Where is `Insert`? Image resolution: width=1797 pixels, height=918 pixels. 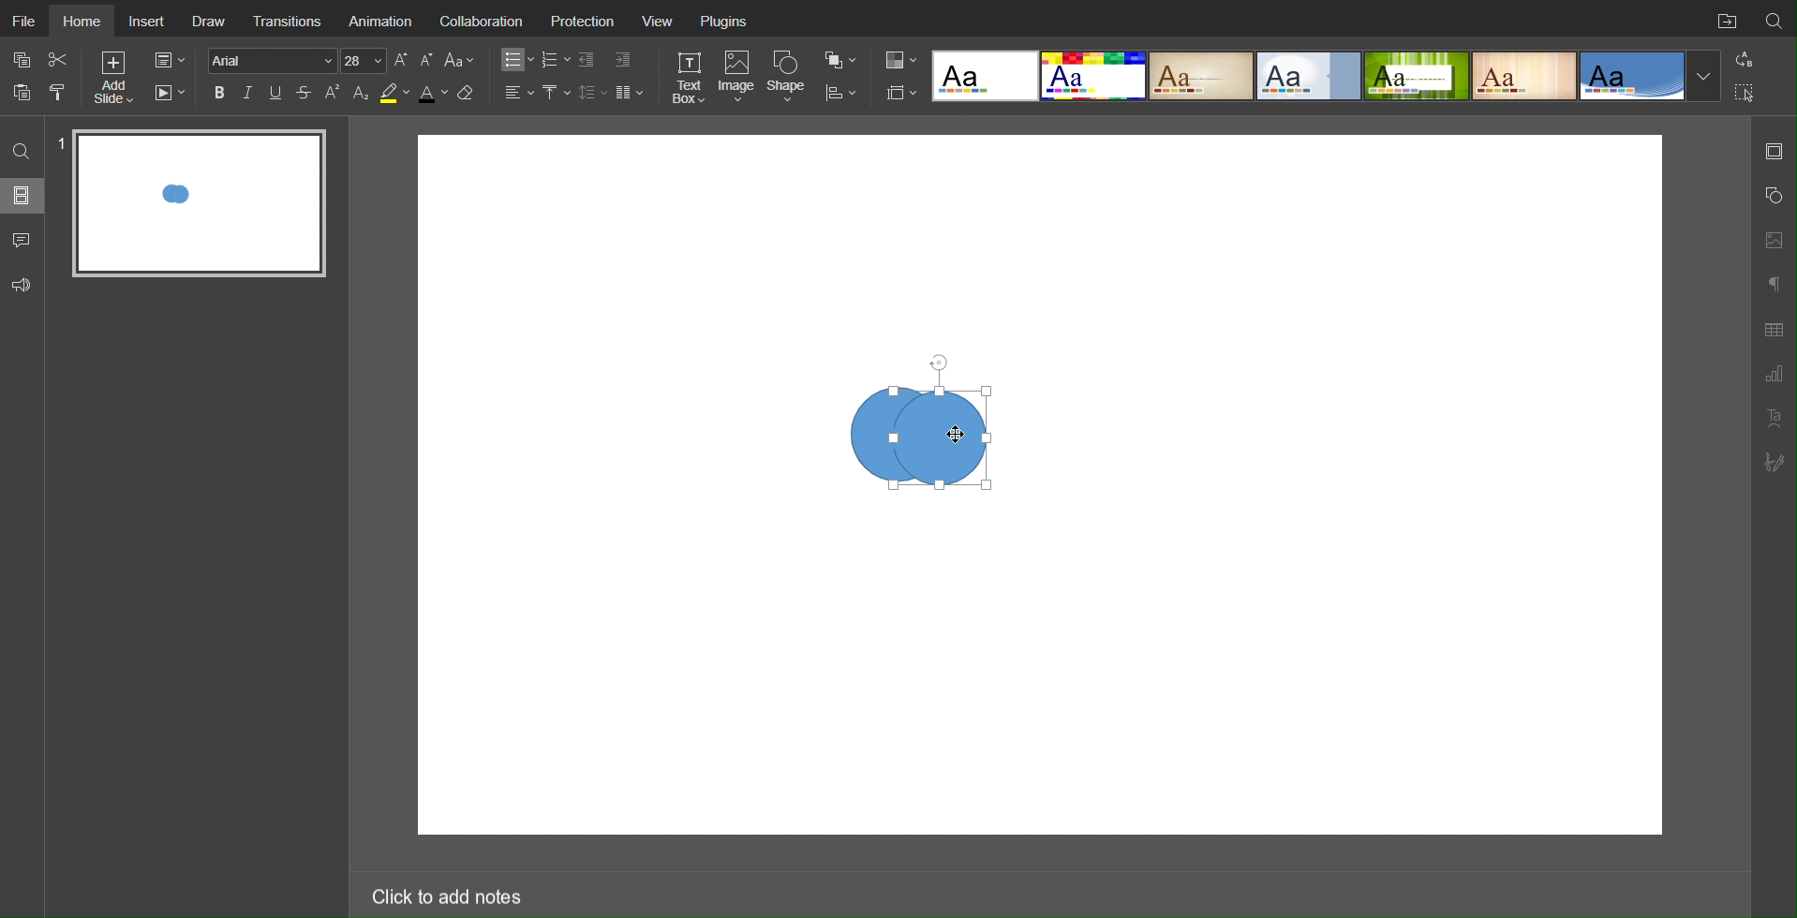
Insert is located at coordinates (150, 22).